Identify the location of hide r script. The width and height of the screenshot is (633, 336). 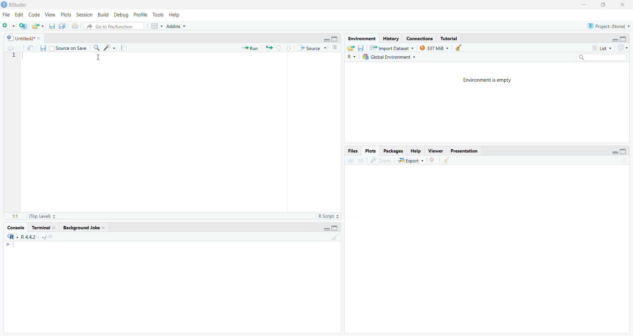
(325, 228).